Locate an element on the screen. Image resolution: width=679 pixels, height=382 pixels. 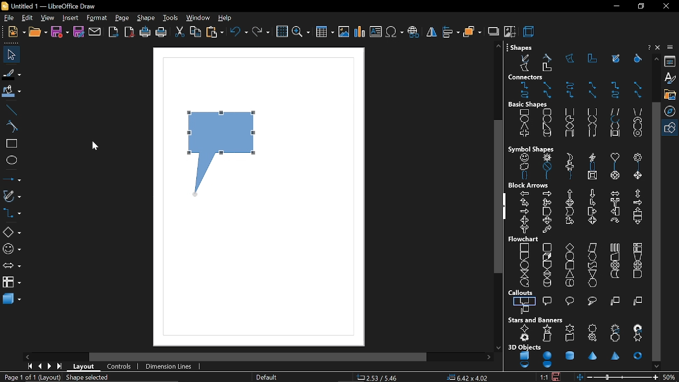
isosceles triangle is located at coordinates (524, 127).